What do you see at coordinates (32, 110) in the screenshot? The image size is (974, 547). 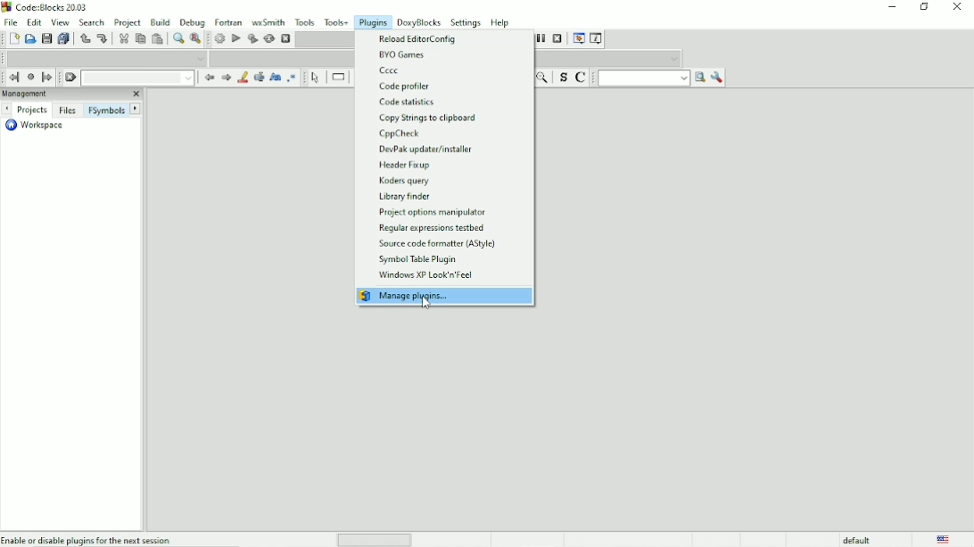 I see `Projects` at bounding box center [32, 110].